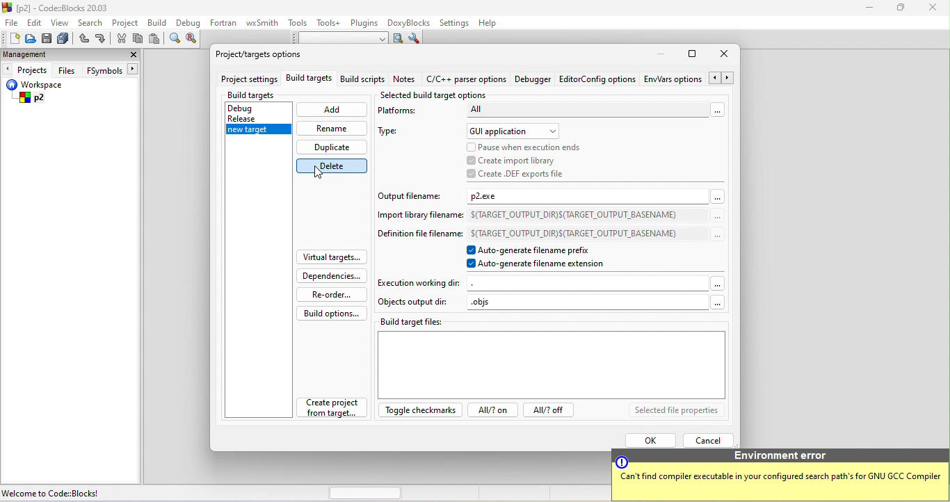  Describe the element at coordinates (268, 57) in the screenshot. I see `project/target option` at that location.